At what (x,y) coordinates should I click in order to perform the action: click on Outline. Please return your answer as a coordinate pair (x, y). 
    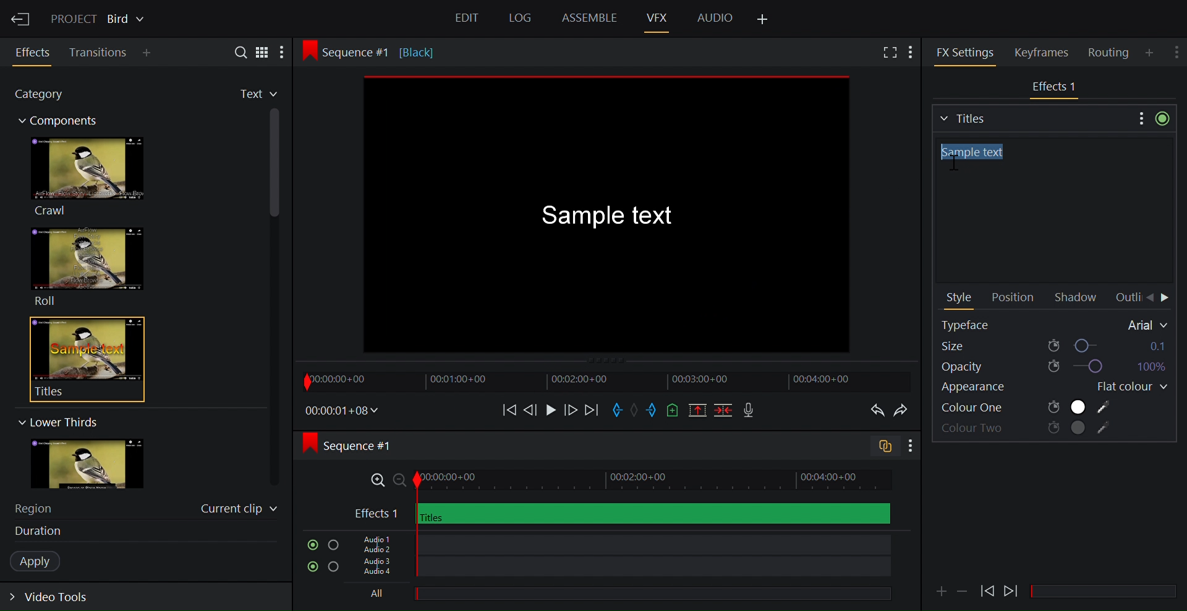
    Looking at the image, I should click on (1126, 297).